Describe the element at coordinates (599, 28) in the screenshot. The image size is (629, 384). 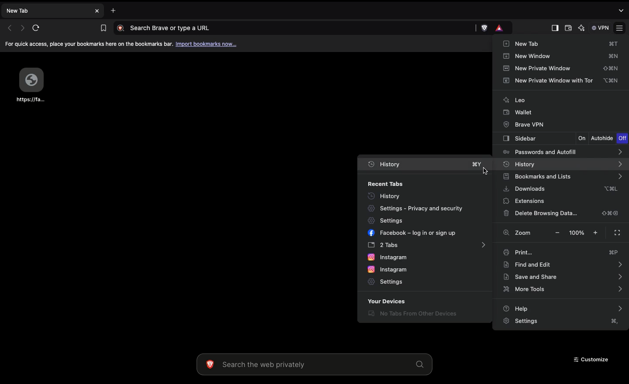
I see `VPN` at that location.